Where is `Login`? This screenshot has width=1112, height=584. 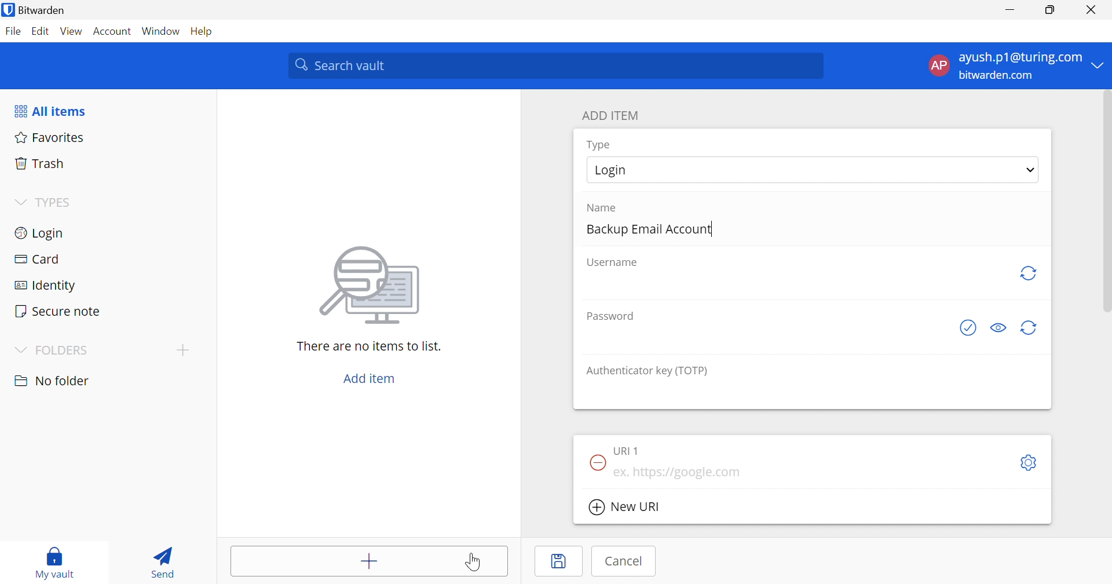 Login is located at coordinates (610, 170).